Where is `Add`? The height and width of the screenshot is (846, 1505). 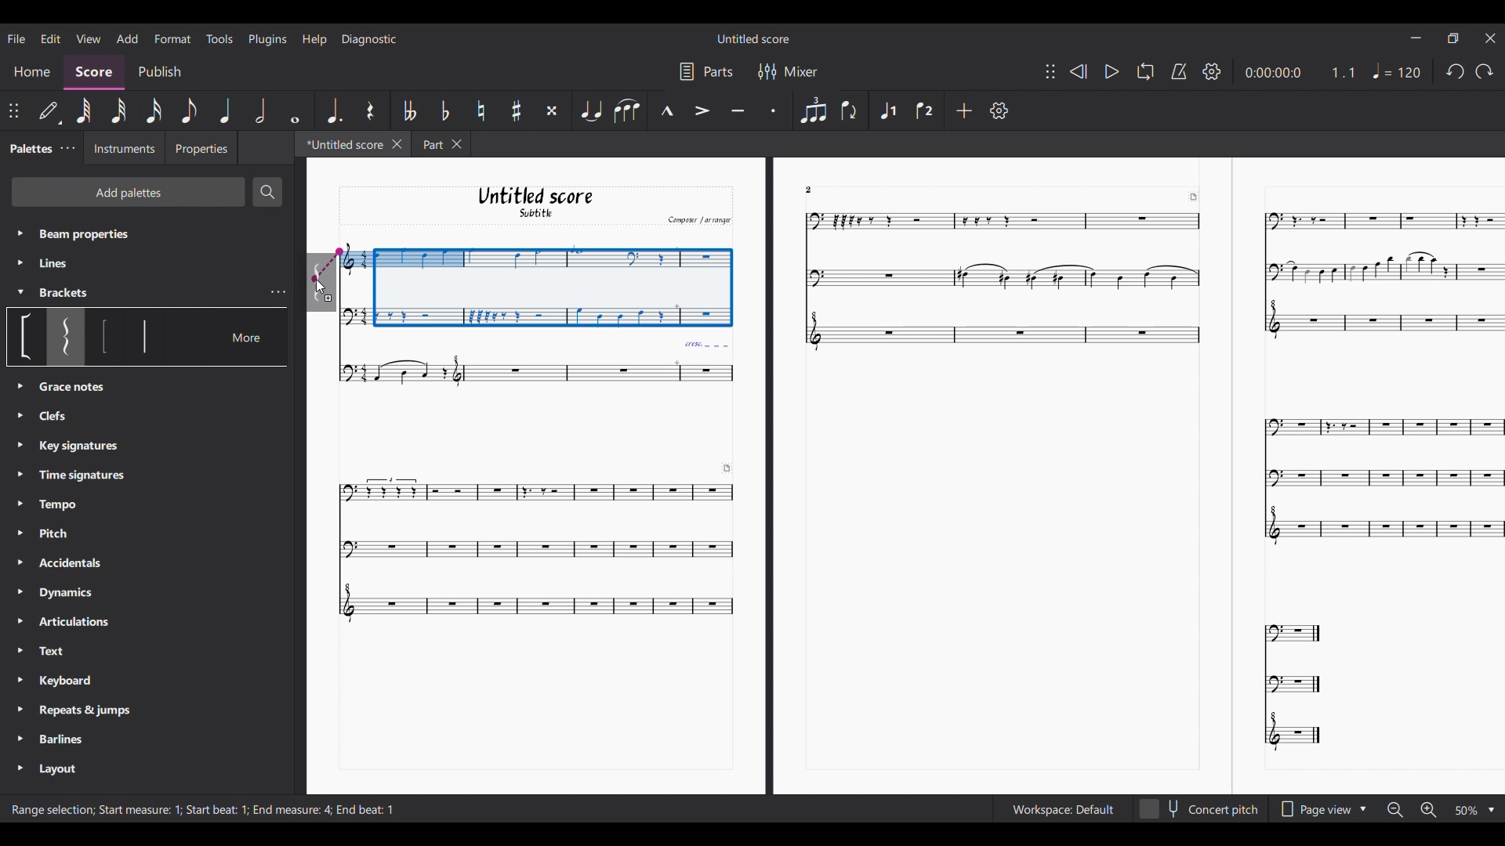
Add is located at coordinates (127, 39).